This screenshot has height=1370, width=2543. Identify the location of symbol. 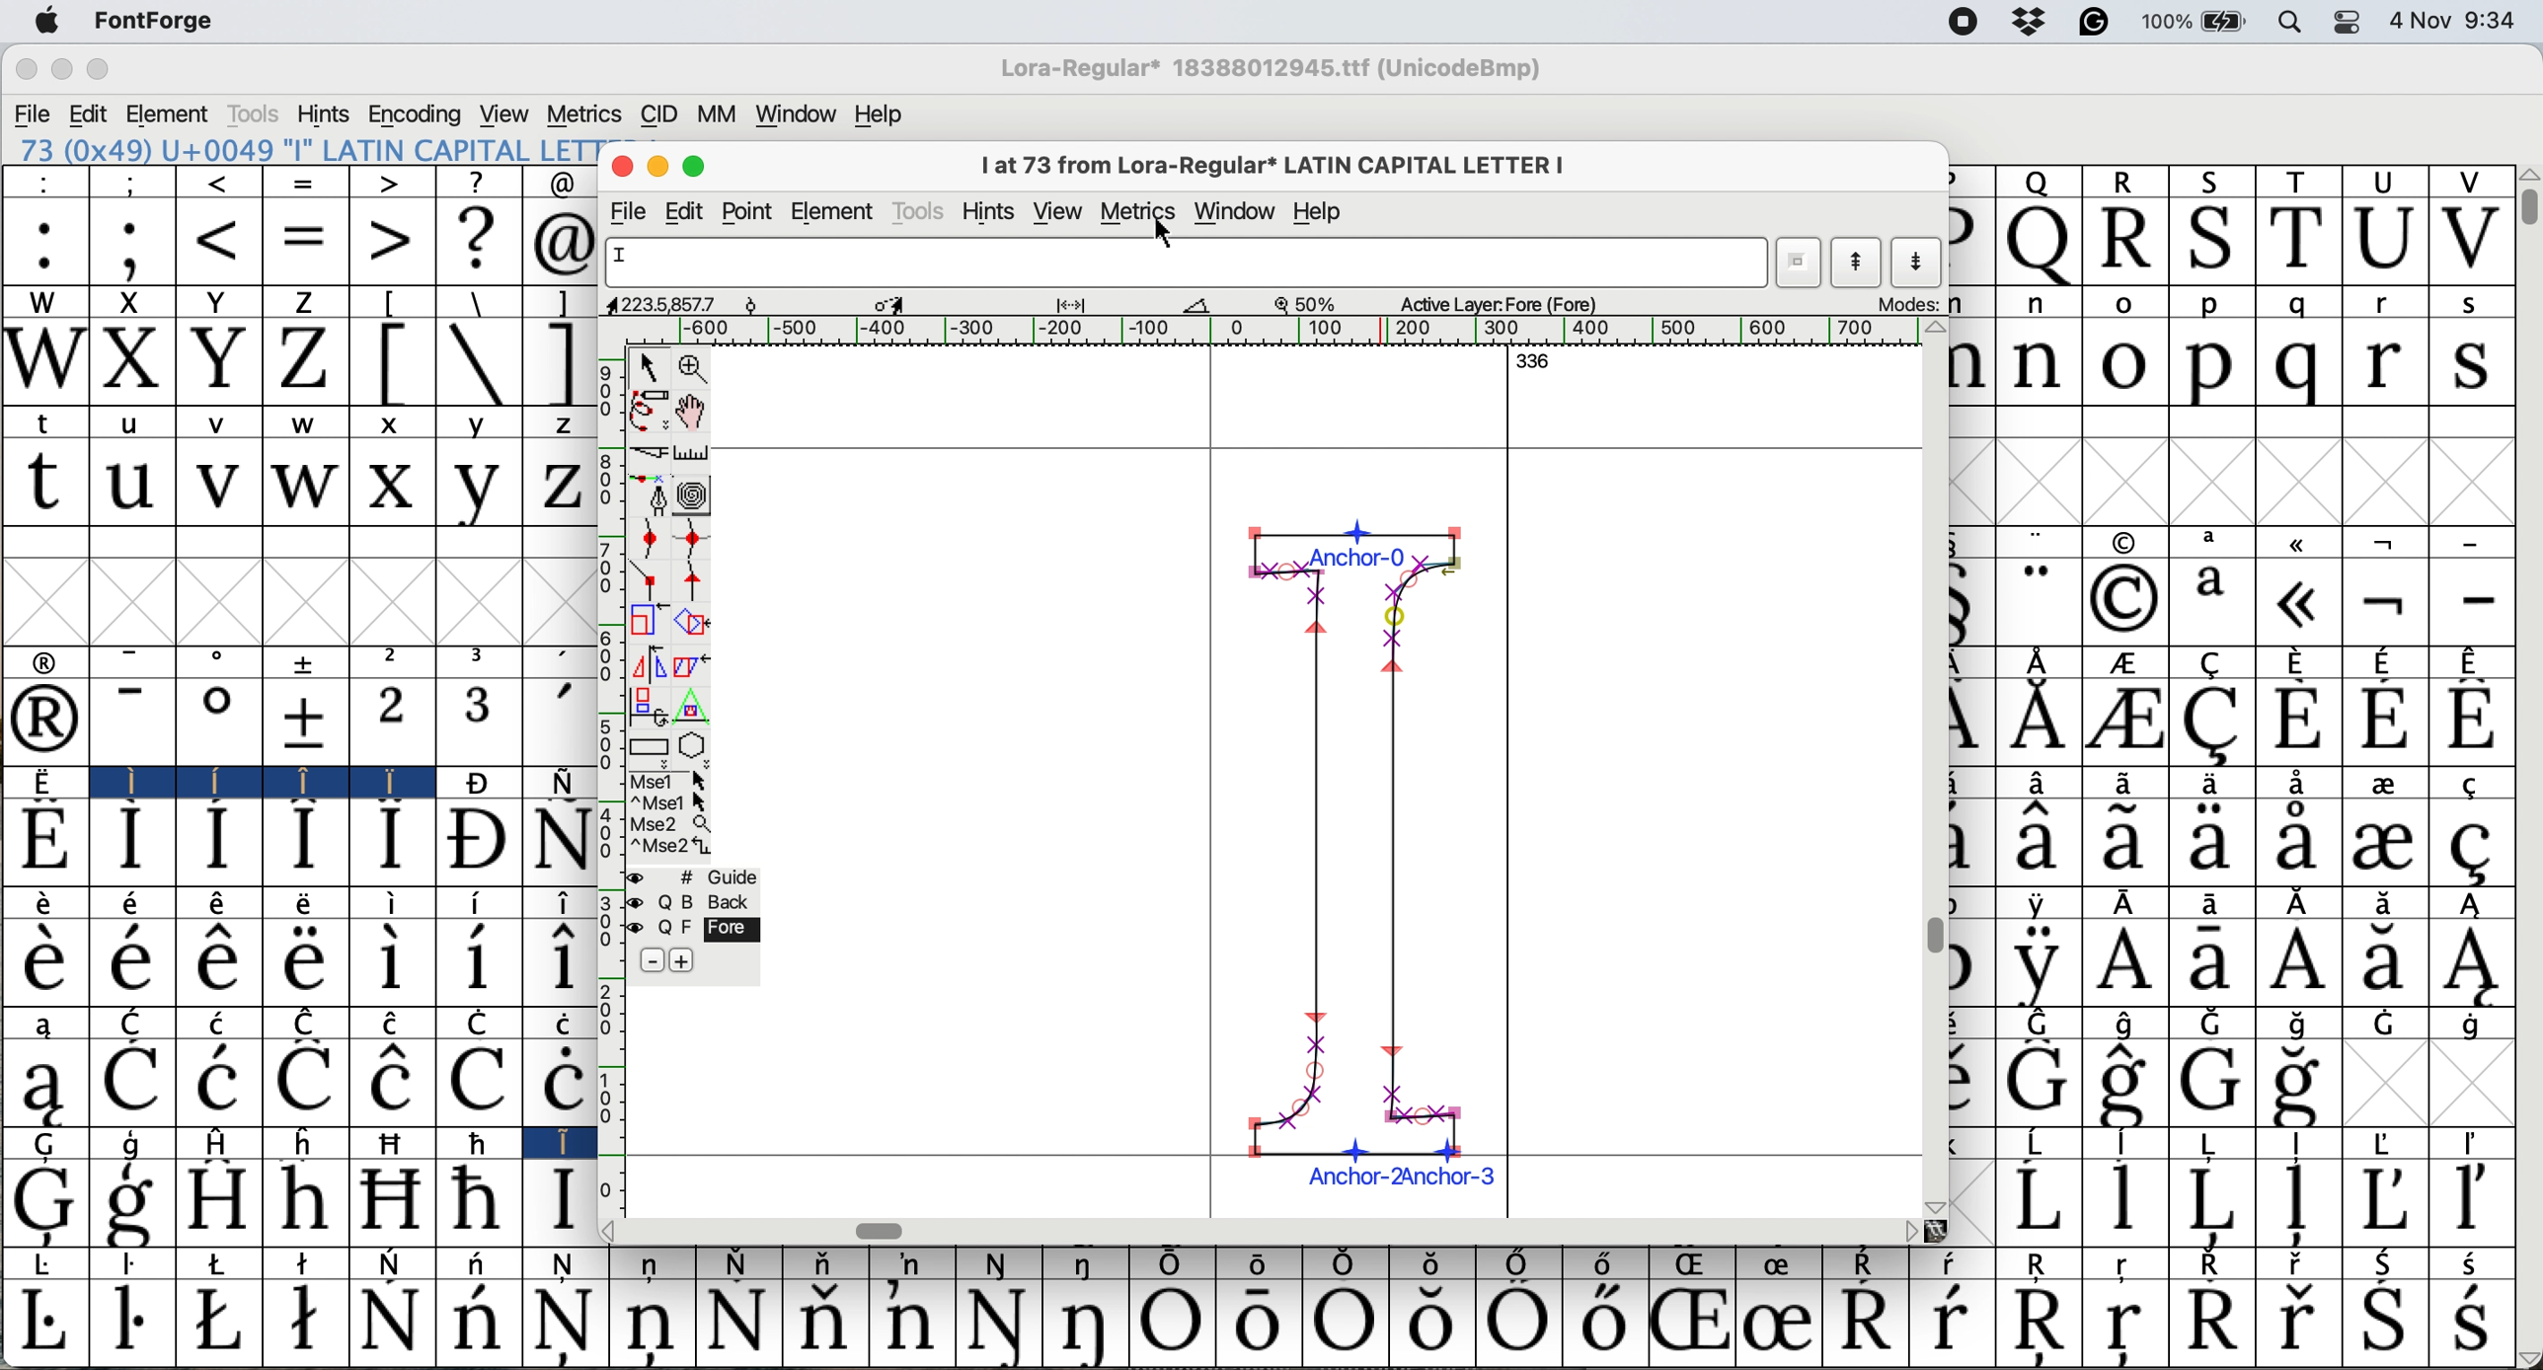
(2040, 660).